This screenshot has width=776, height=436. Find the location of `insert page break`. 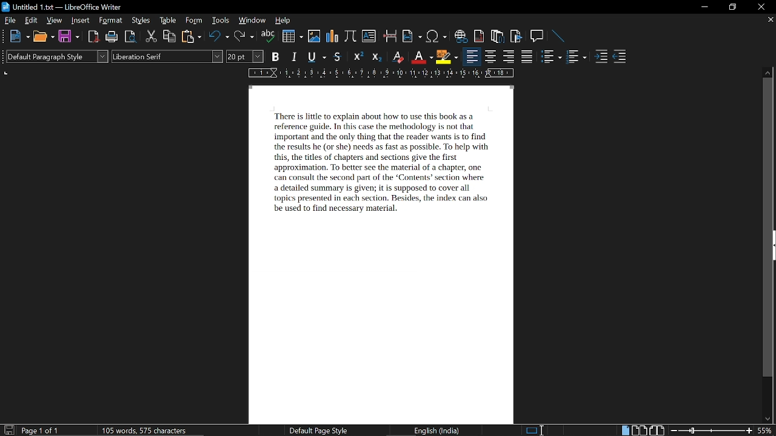

insert page break is located at coordinates (391, 36).